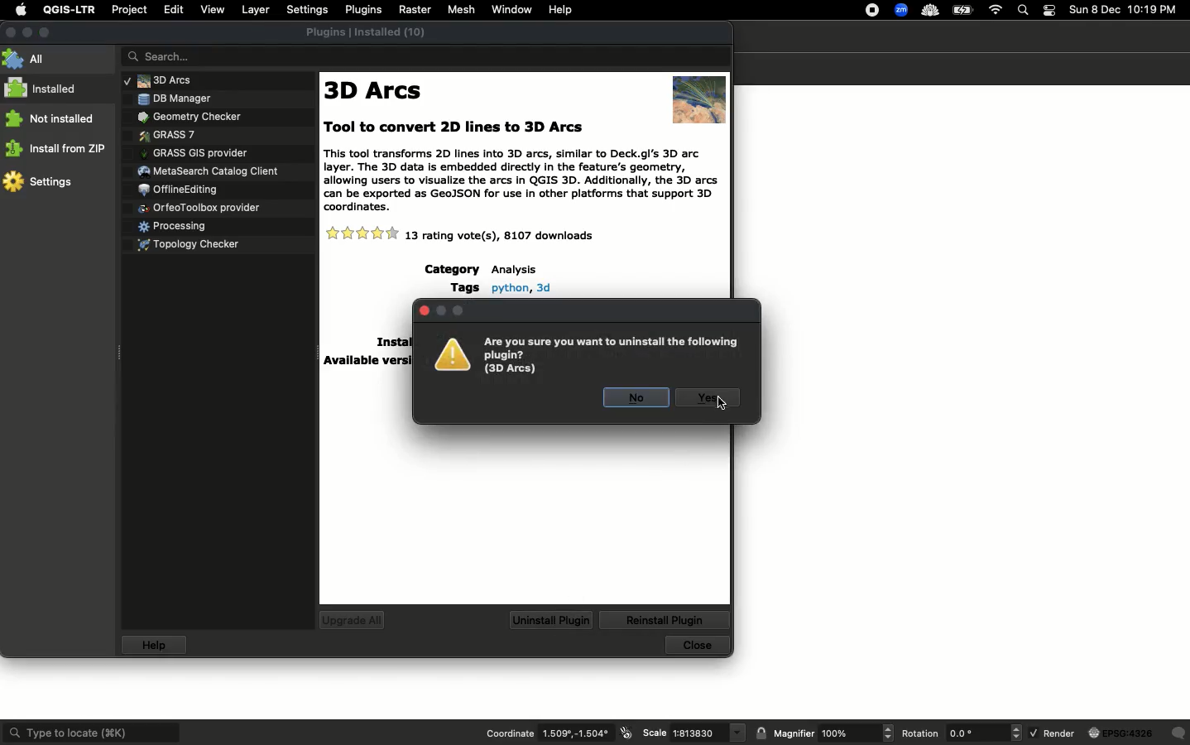  I want to click on Upgrade, so click(352, 621).